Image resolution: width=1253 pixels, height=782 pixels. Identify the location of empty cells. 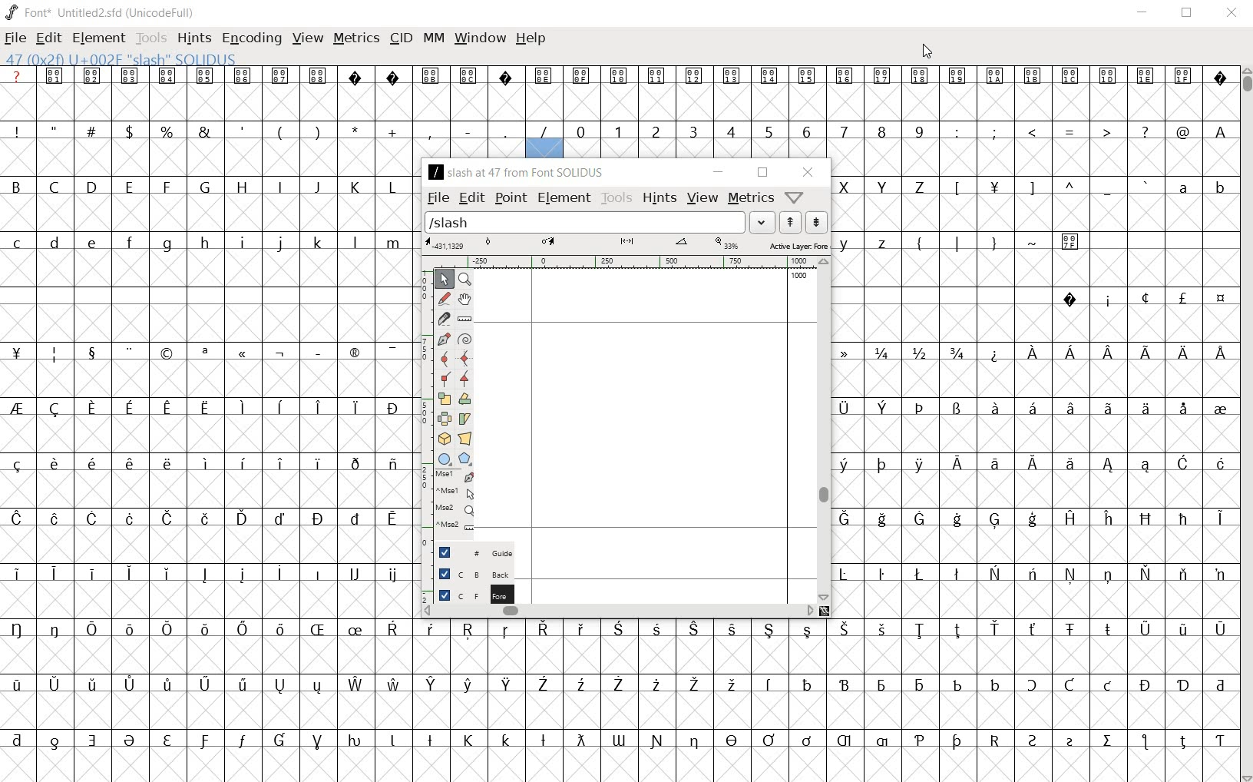
(620, 763).